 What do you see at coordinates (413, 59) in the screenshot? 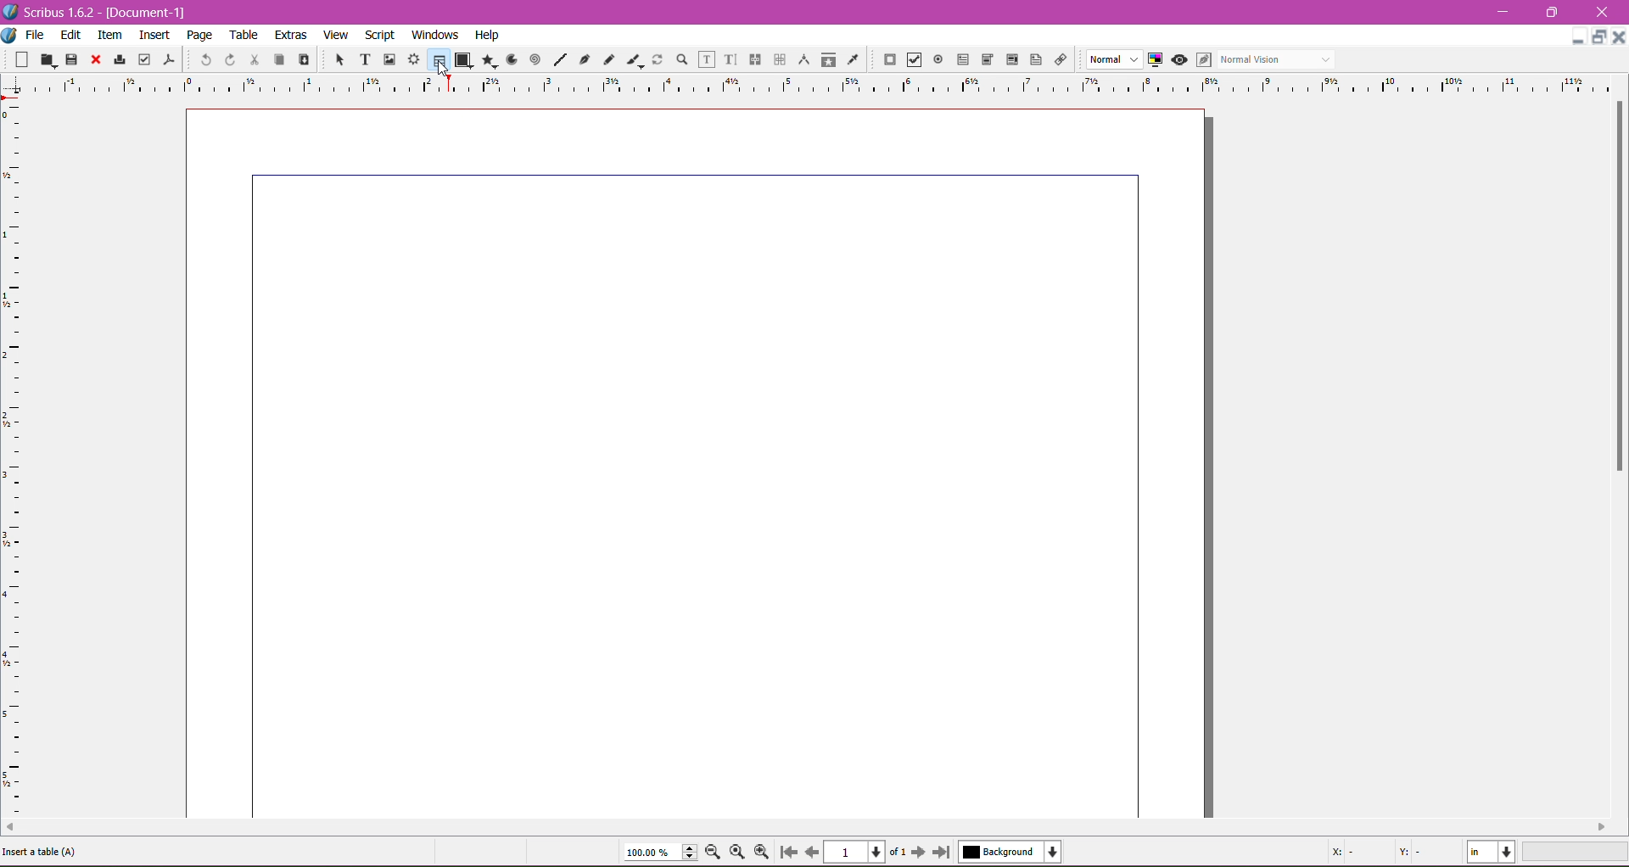
I see `Render Frame` at bounding box center [413, 59].